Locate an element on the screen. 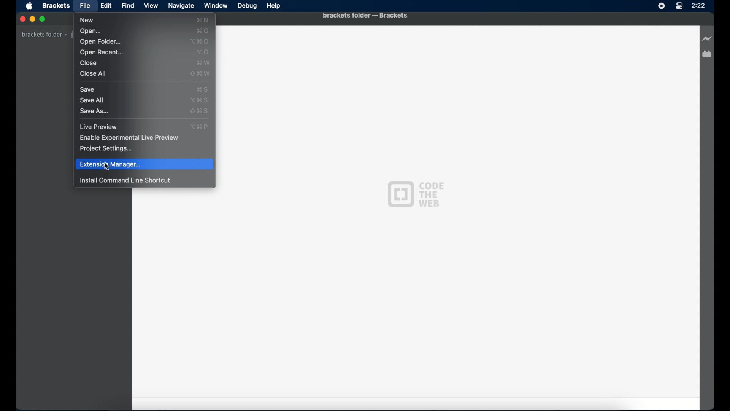  open folder is located at coordinates (100, 42).